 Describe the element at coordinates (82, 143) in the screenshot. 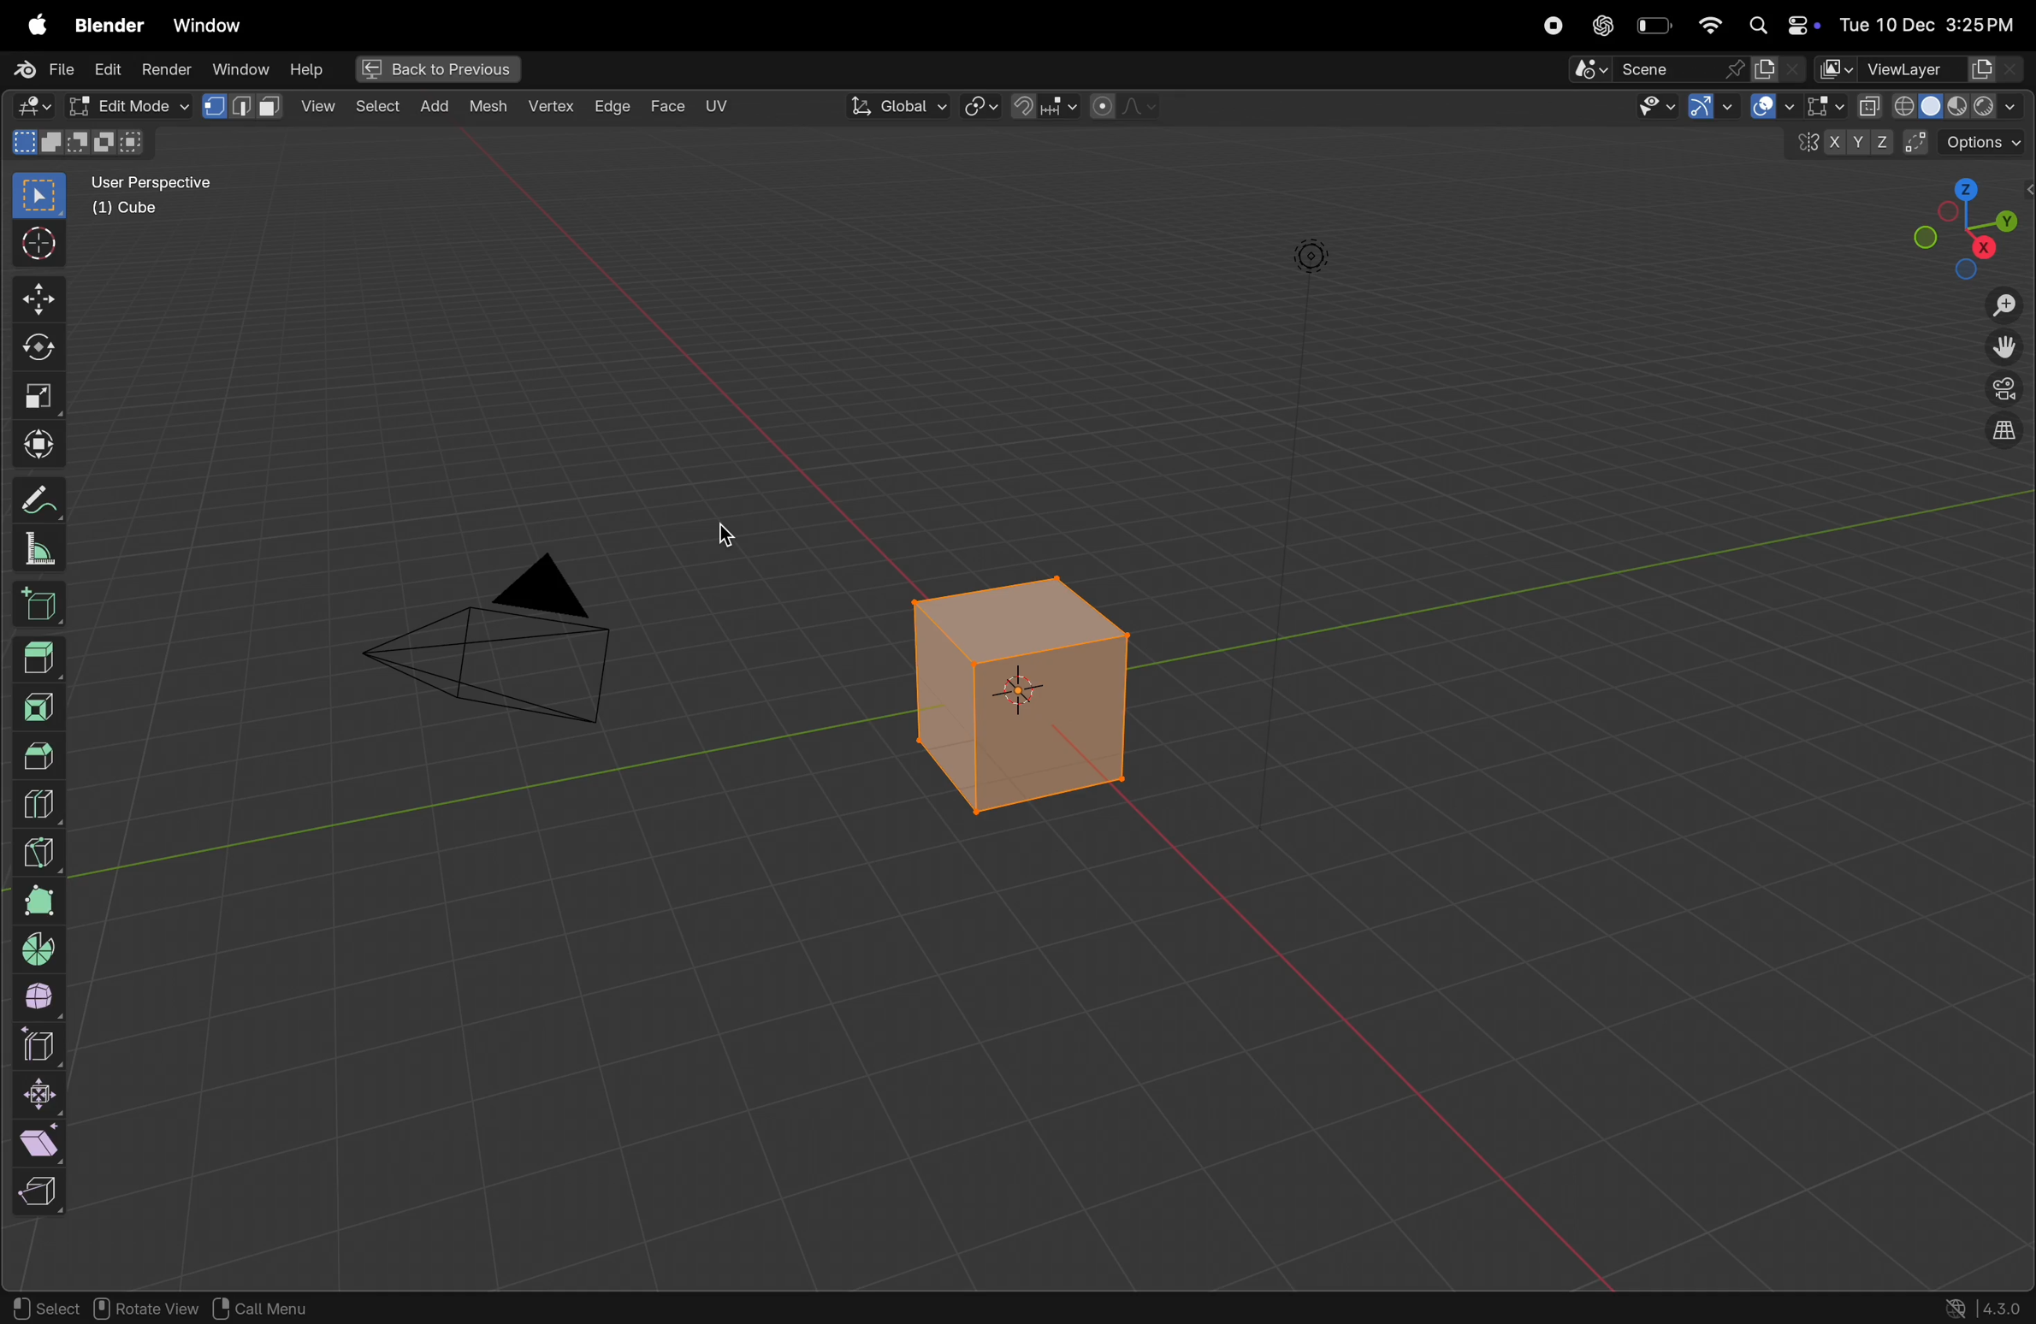

I see `mode` at that location.